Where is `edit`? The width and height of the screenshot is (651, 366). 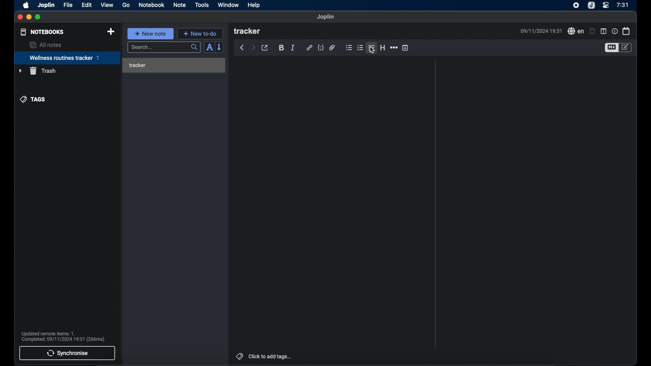 edit is located at coordinates (86, 5).